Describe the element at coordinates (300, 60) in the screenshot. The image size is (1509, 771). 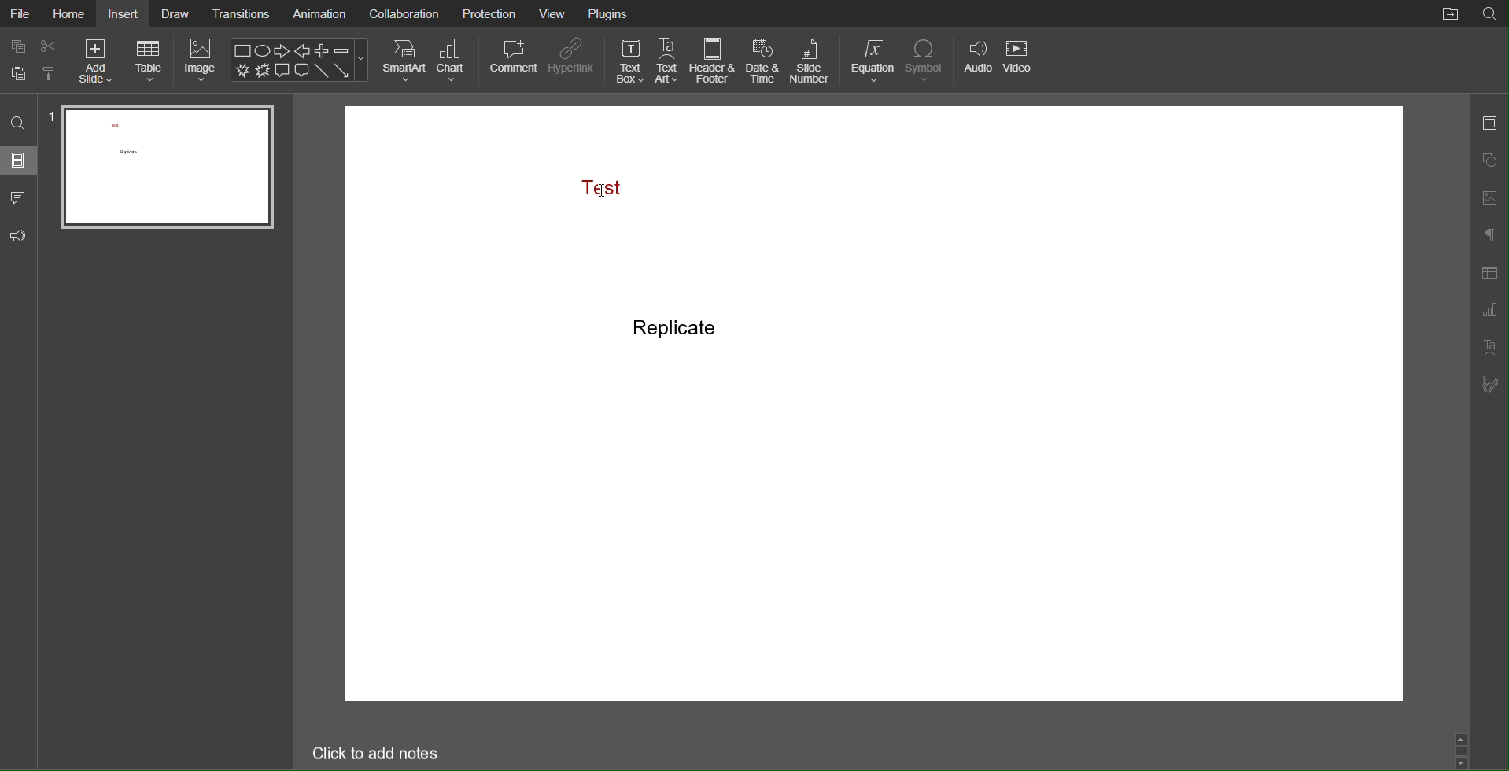
I see `Shape Menu` at that location.